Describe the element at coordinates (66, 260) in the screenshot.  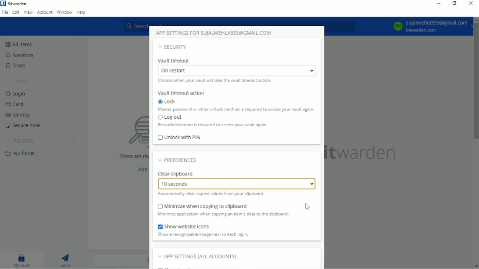
I see `Send` at that location.